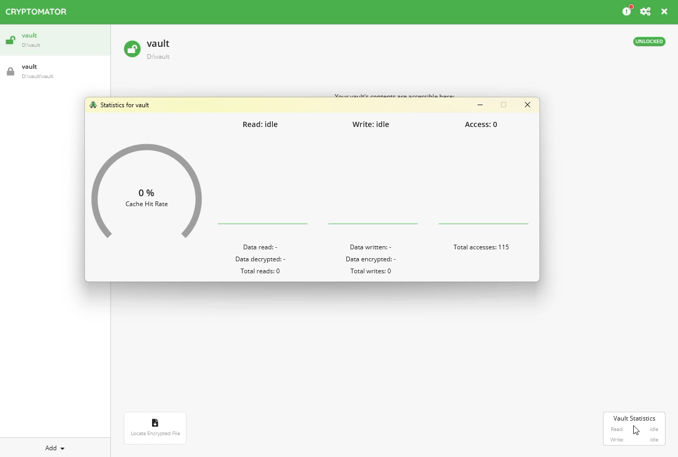  Describe the element at coordinates (504, 104) in the screenshot. I see `maximize` at that location.